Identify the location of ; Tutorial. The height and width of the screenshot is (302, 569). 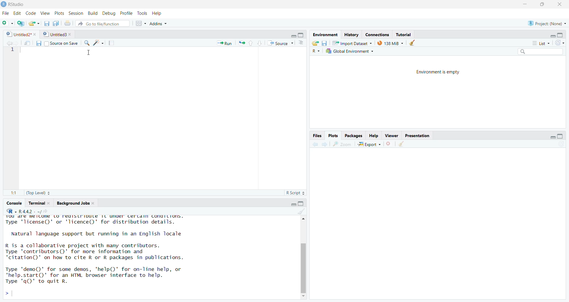
(407, 34).